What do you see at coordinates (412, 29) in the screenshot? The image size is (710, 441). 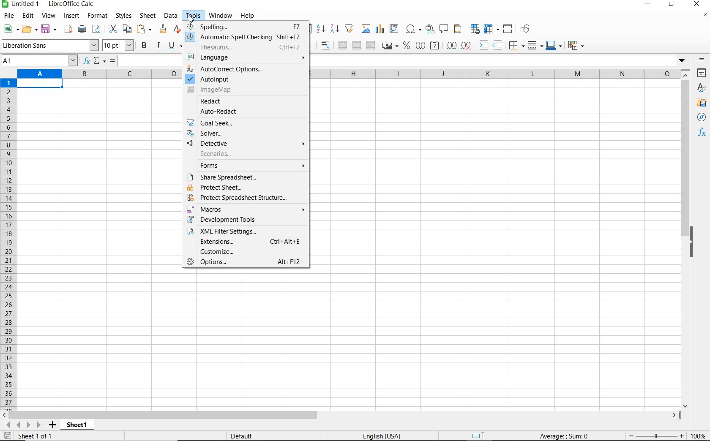 I see `insert special characters` at bounding box center [412, 29].